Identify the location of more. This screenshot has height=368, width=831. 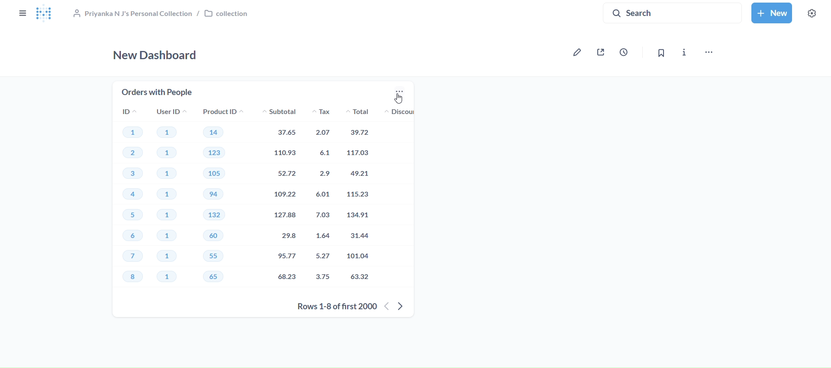
(398, 93).